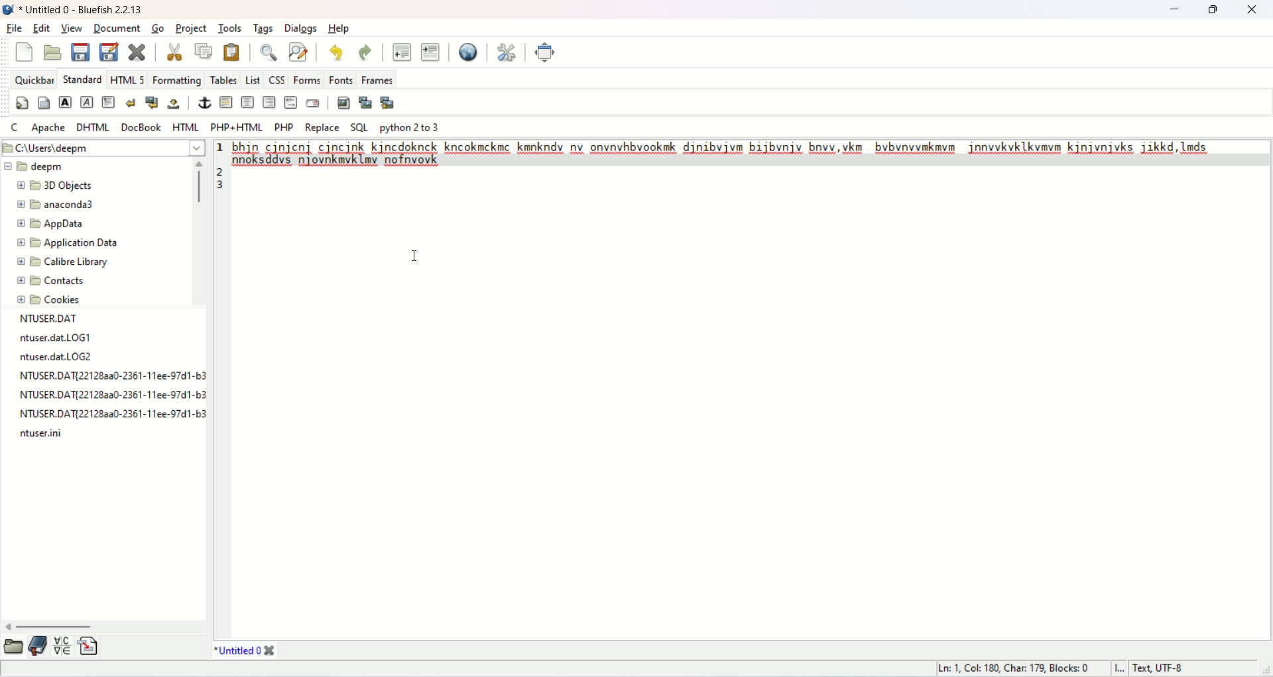 Image resolution: width=1273 pixels, height=677 pixels. What do you see at coordinates (341, 79) in the screenshot?
I see `fonts` at bounding box center [341, 79].